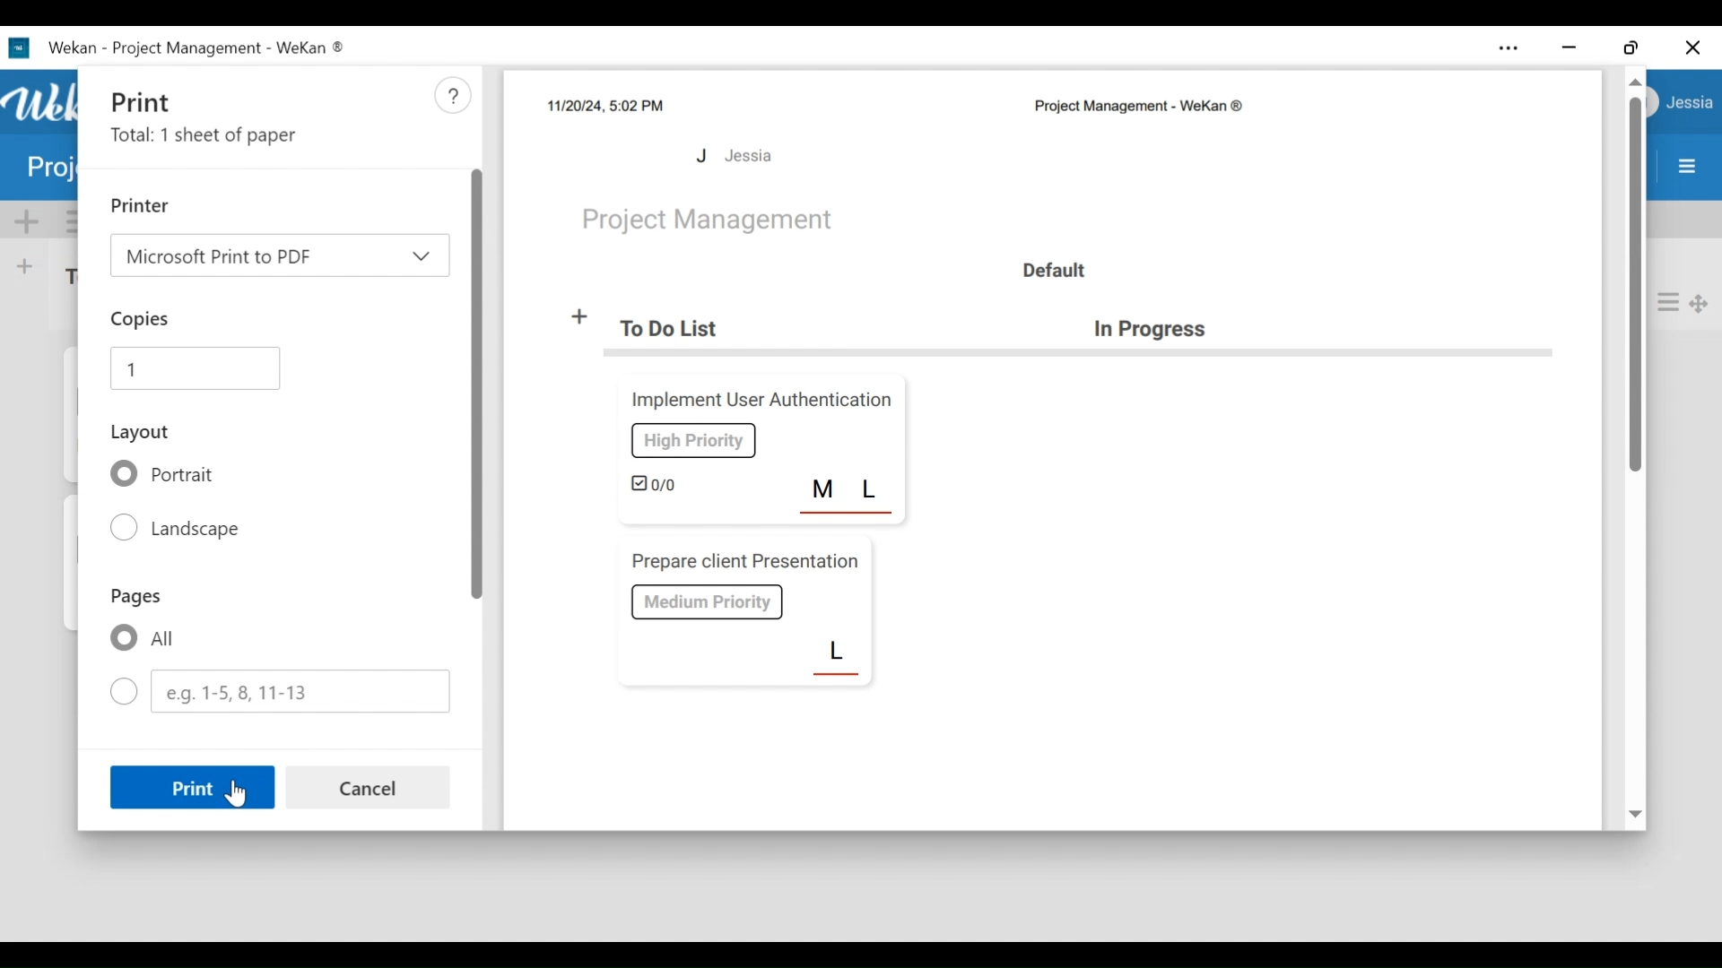 This screenshot has height=968, width=1722. What do you see at coordinates (1633, 82) in the screenshot?
I see `Scroll up` at bounding box center [1633, 82].